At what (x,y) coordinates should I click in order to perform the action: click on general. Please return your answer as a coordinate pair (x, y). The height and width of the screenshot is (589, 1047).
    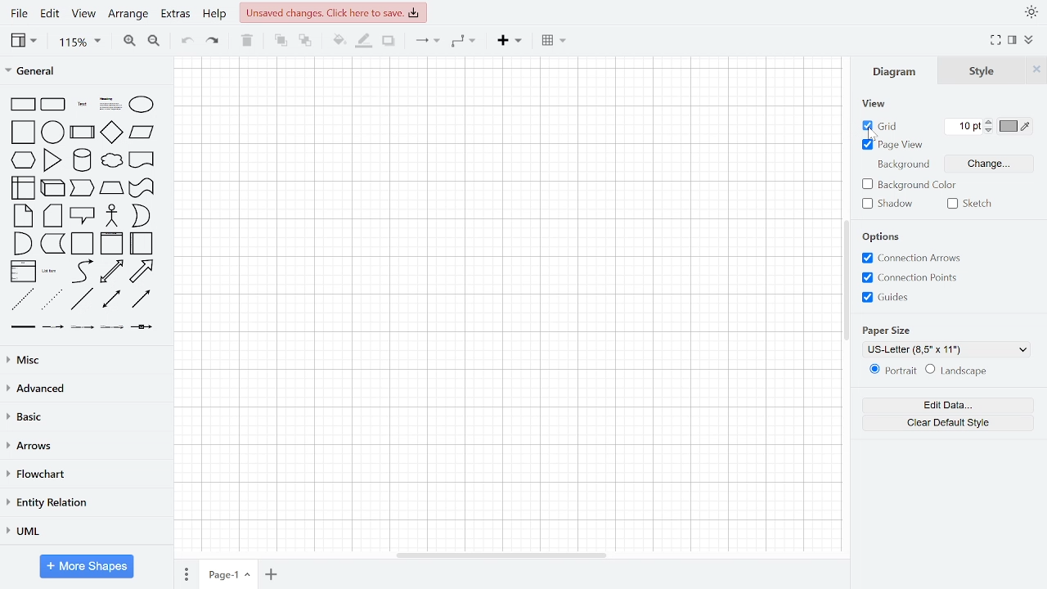
    Looking at the image, I should click on (78, 70).